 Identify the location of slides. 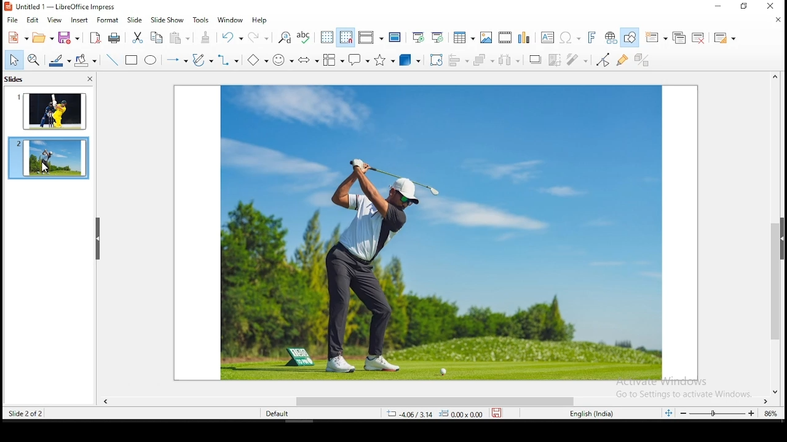
(14, 79).